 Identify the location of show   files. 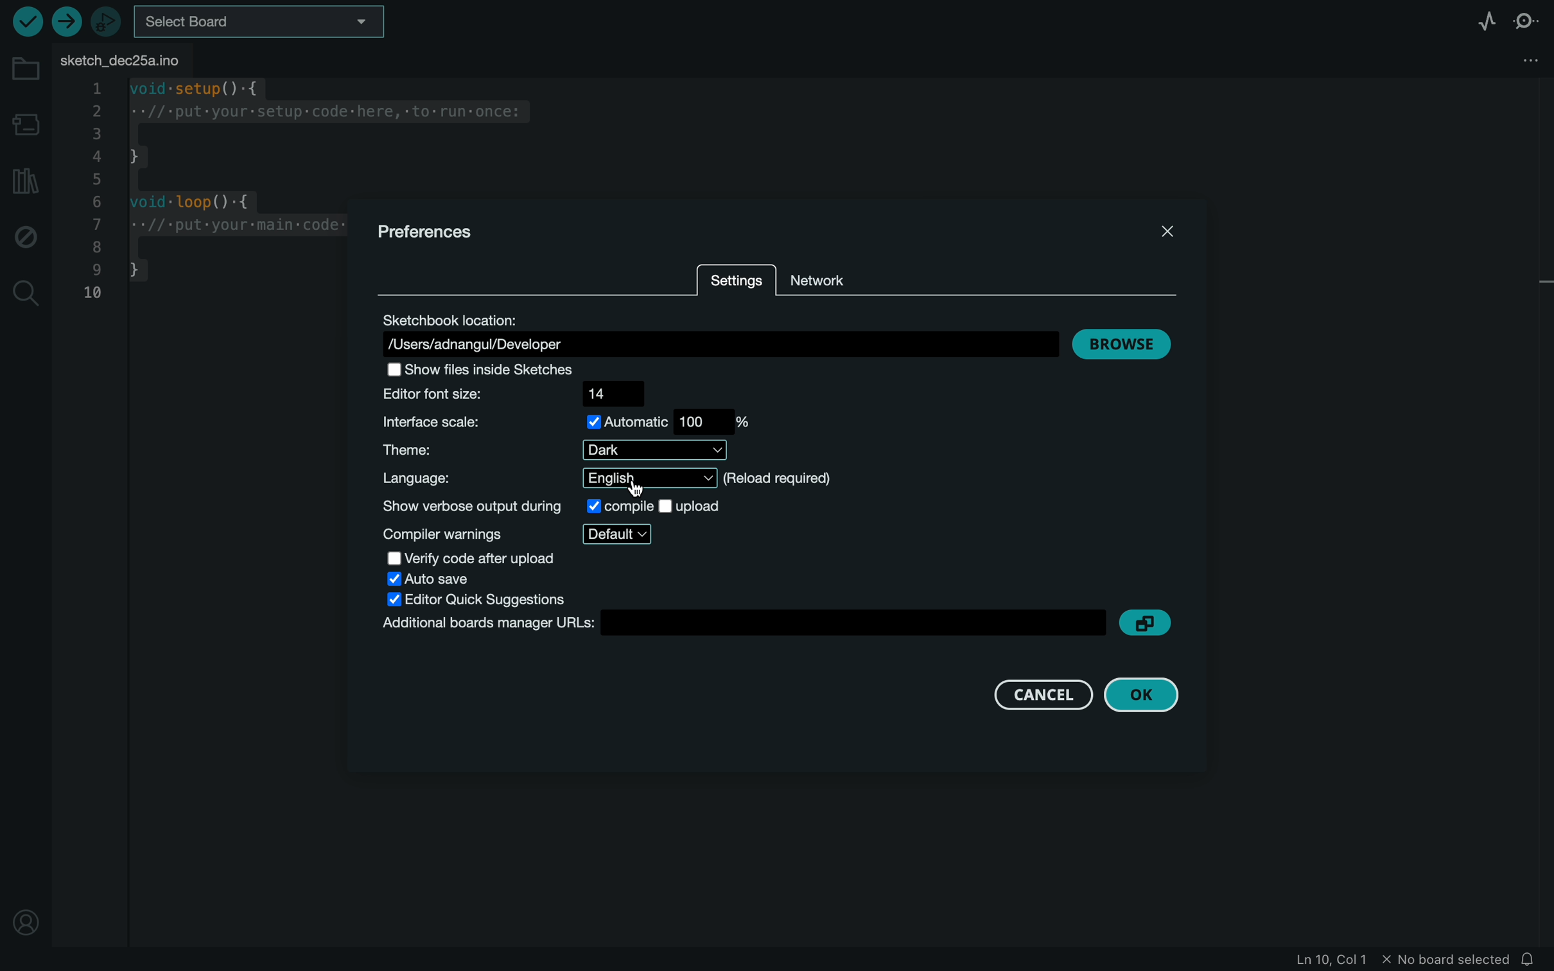
(491, 369).